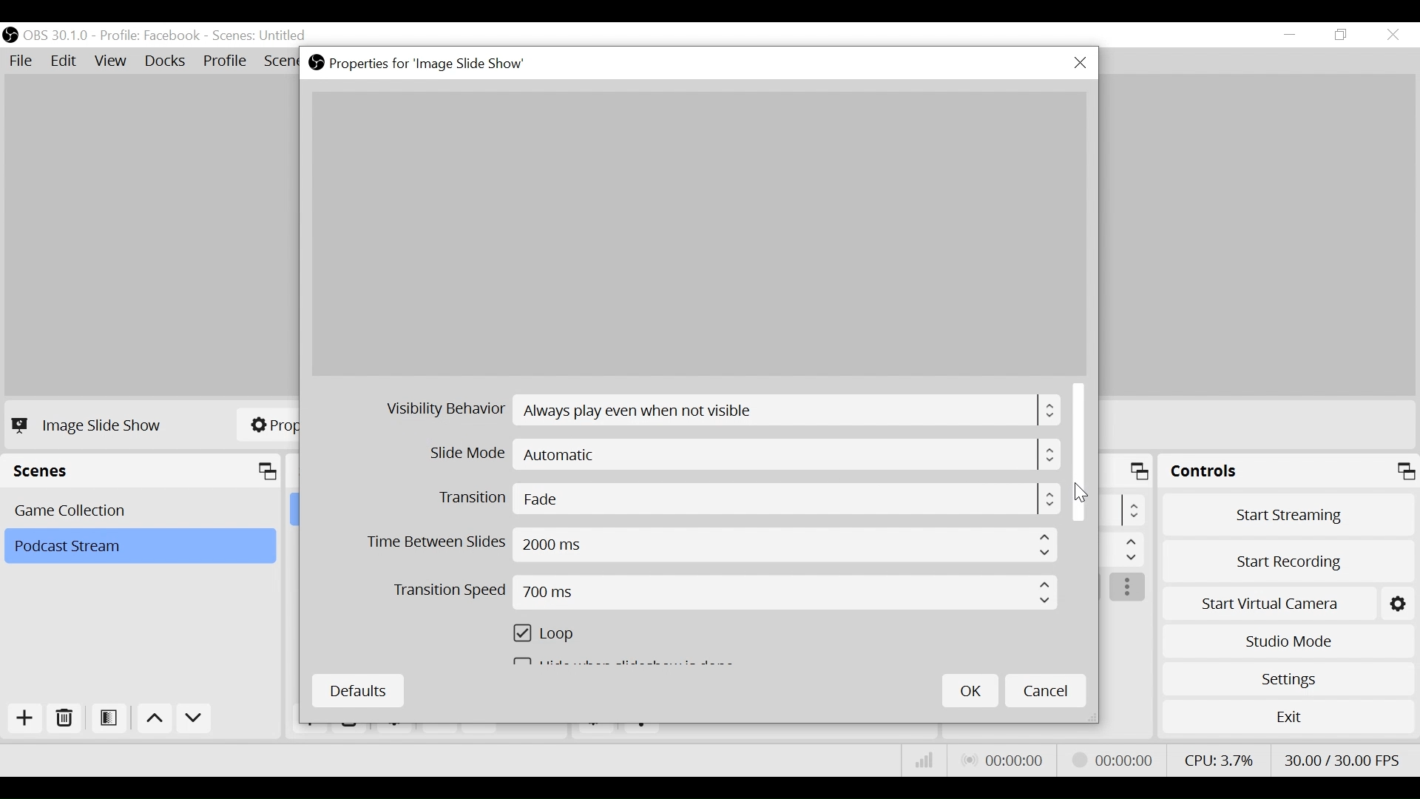 This screenshot has width=1420, height=799. I want to click on Defaults, so click(357, 691).